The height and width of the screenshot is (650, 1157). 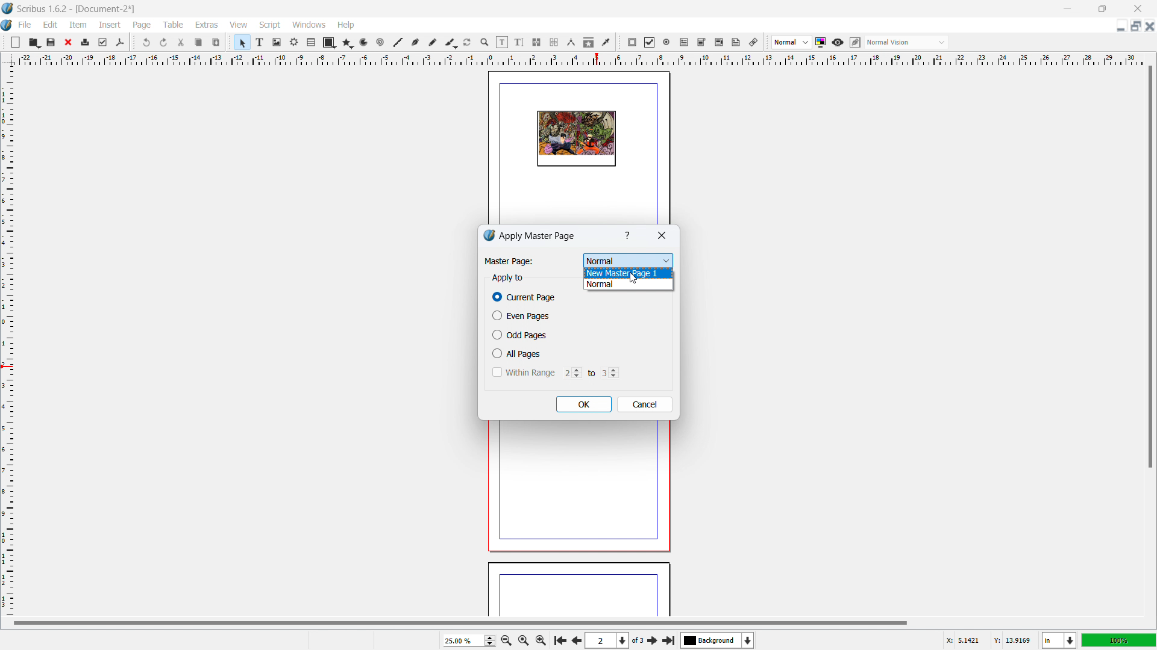 What do you see at coordinates (1119, 640) in the screenshot?
I see `zoom level` at bounding box center [1119, 640].